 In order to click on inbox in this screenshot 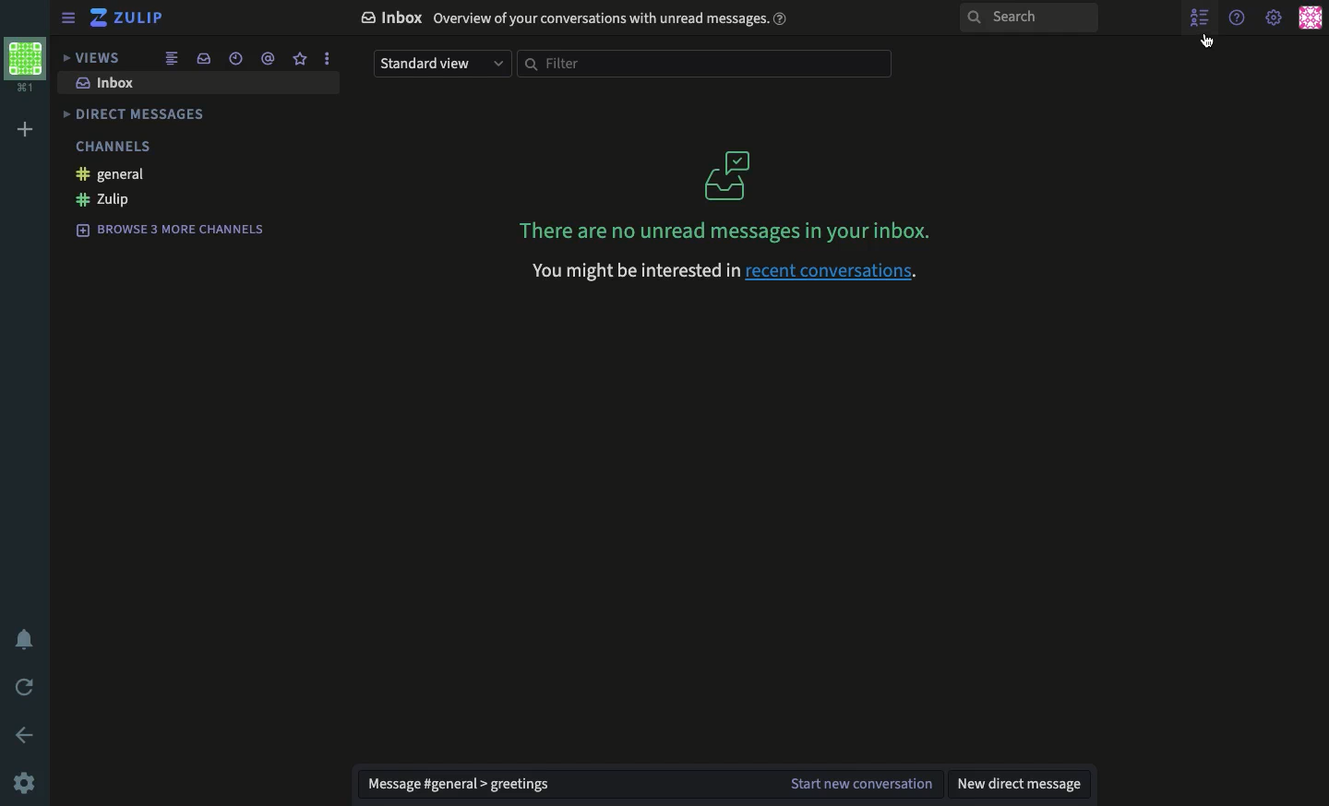, I will do `click(203, 58)`.